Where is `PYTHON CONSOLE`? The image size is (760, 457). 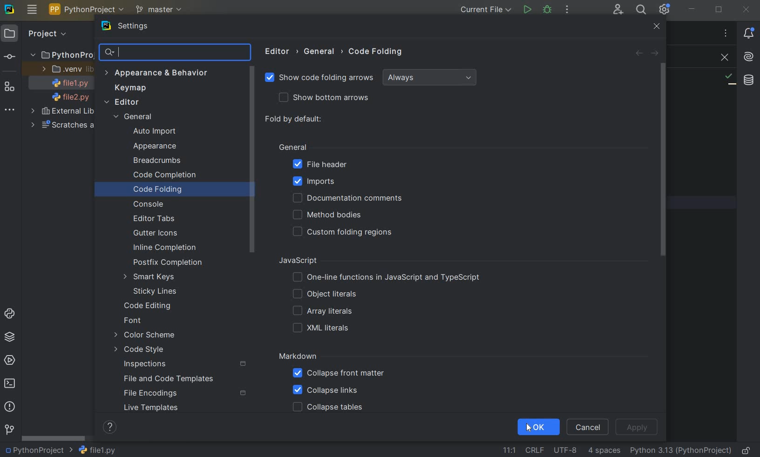
PYTHON CONSOLE is located at coordinates (11, 311).